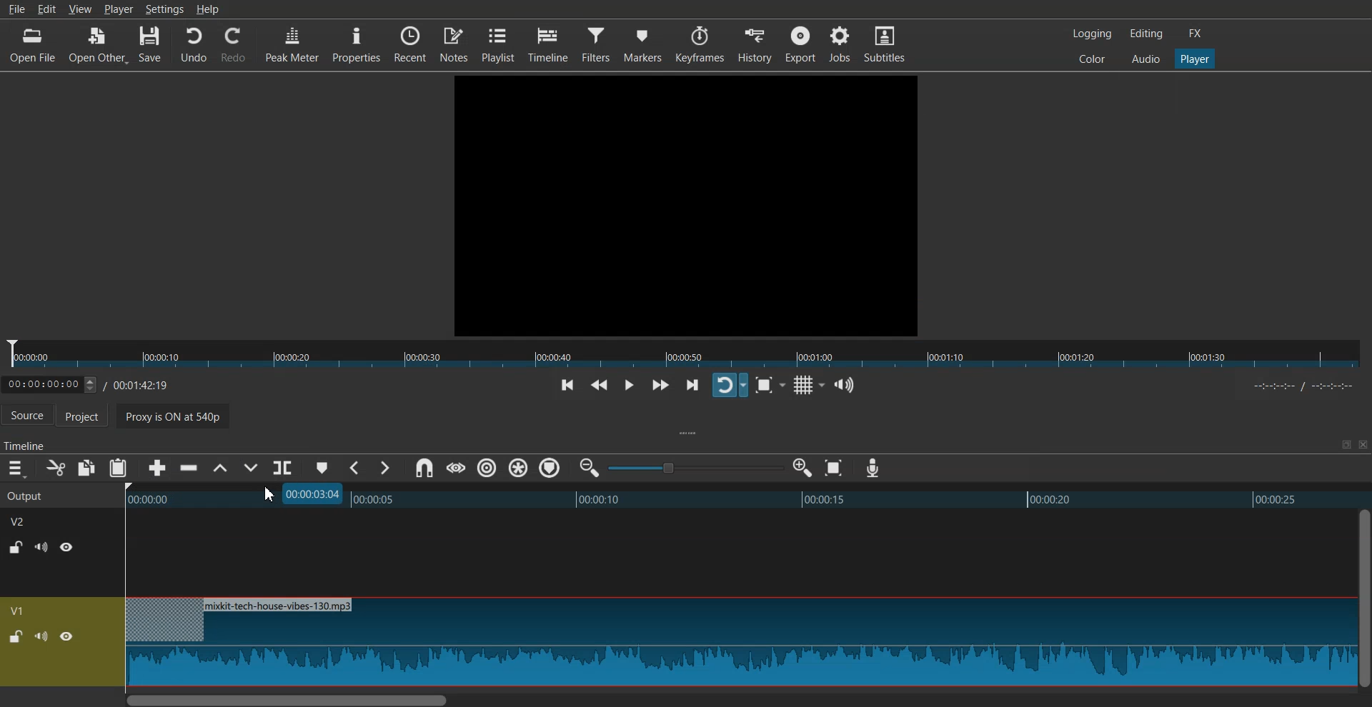 Image resolution: width=1372 pixels, height=707 pixels. I want to click on Maximize, so click(1346, 444).